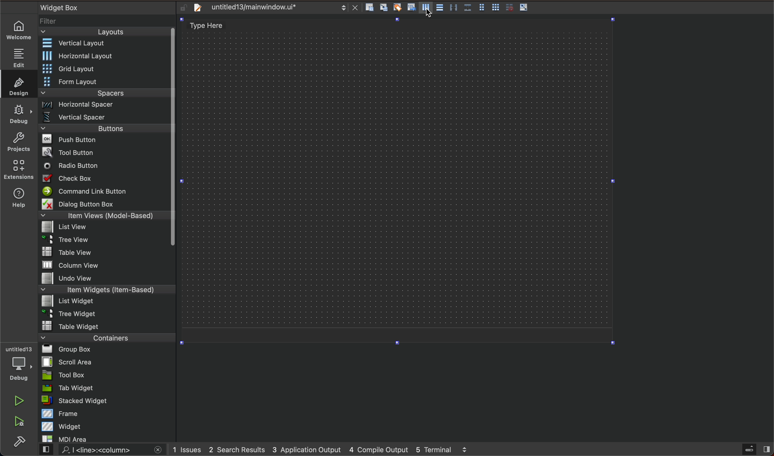  What do you see at coordinates (105, 302) in the screenshot?
I see `list widget` at bounding box center [105, 302].